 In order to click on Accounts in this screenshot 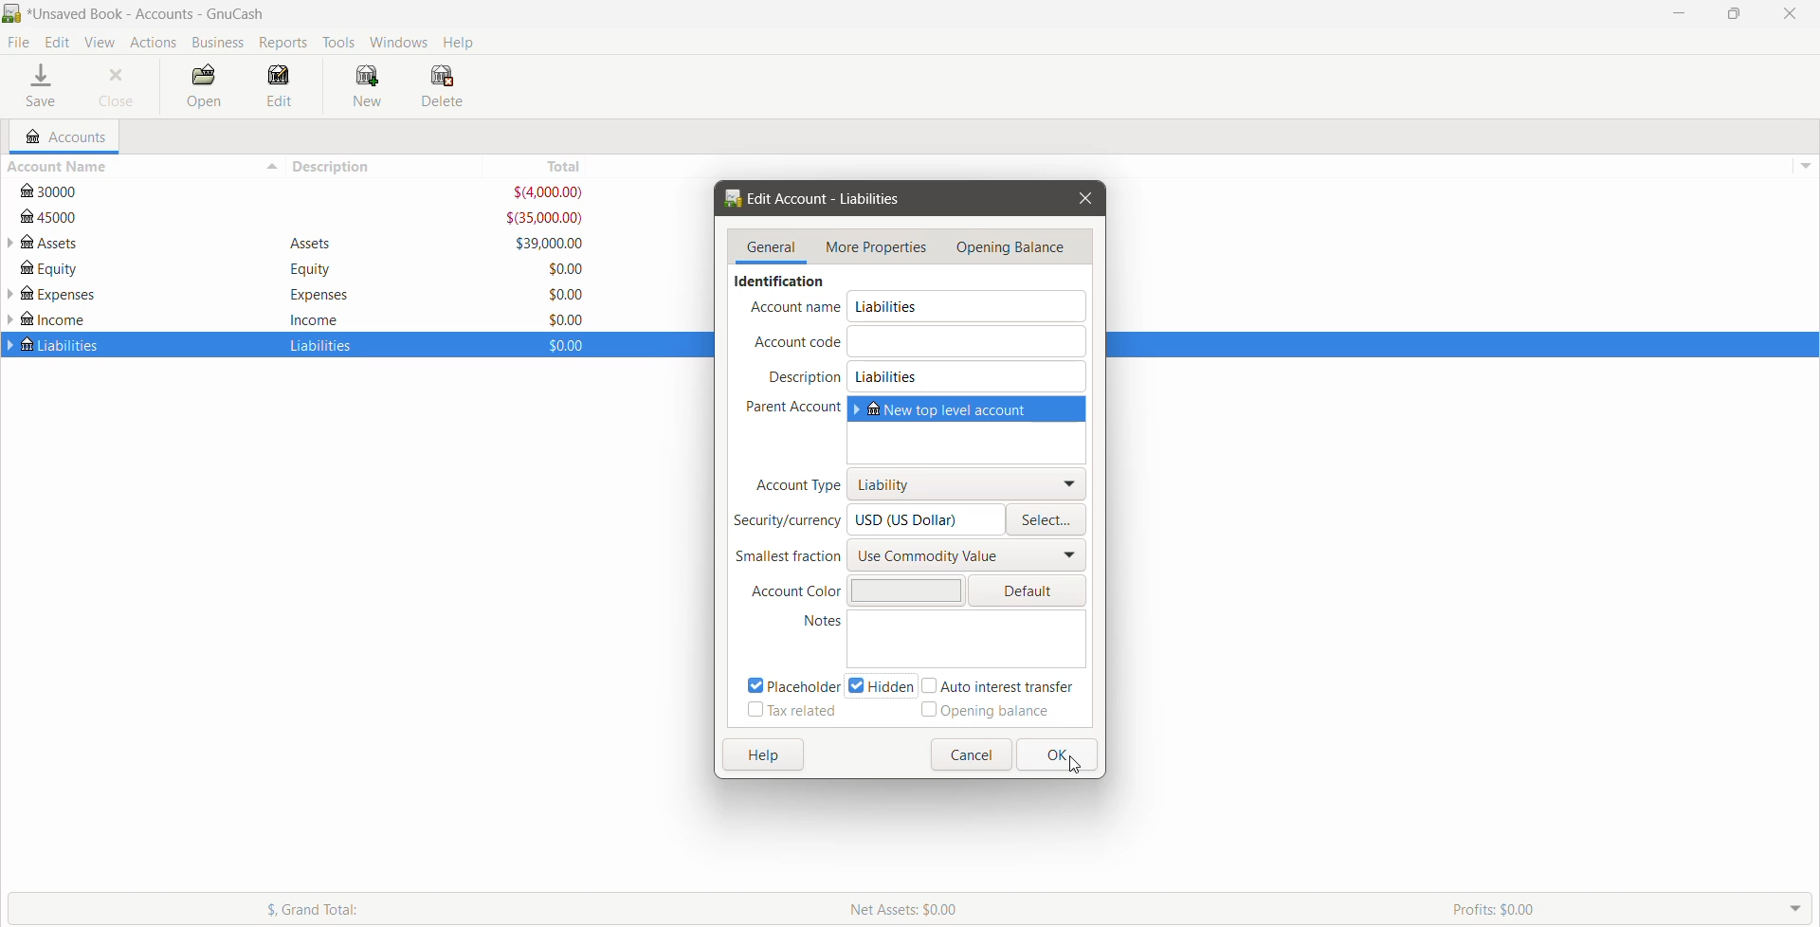, I will do `click(64, 136)`.